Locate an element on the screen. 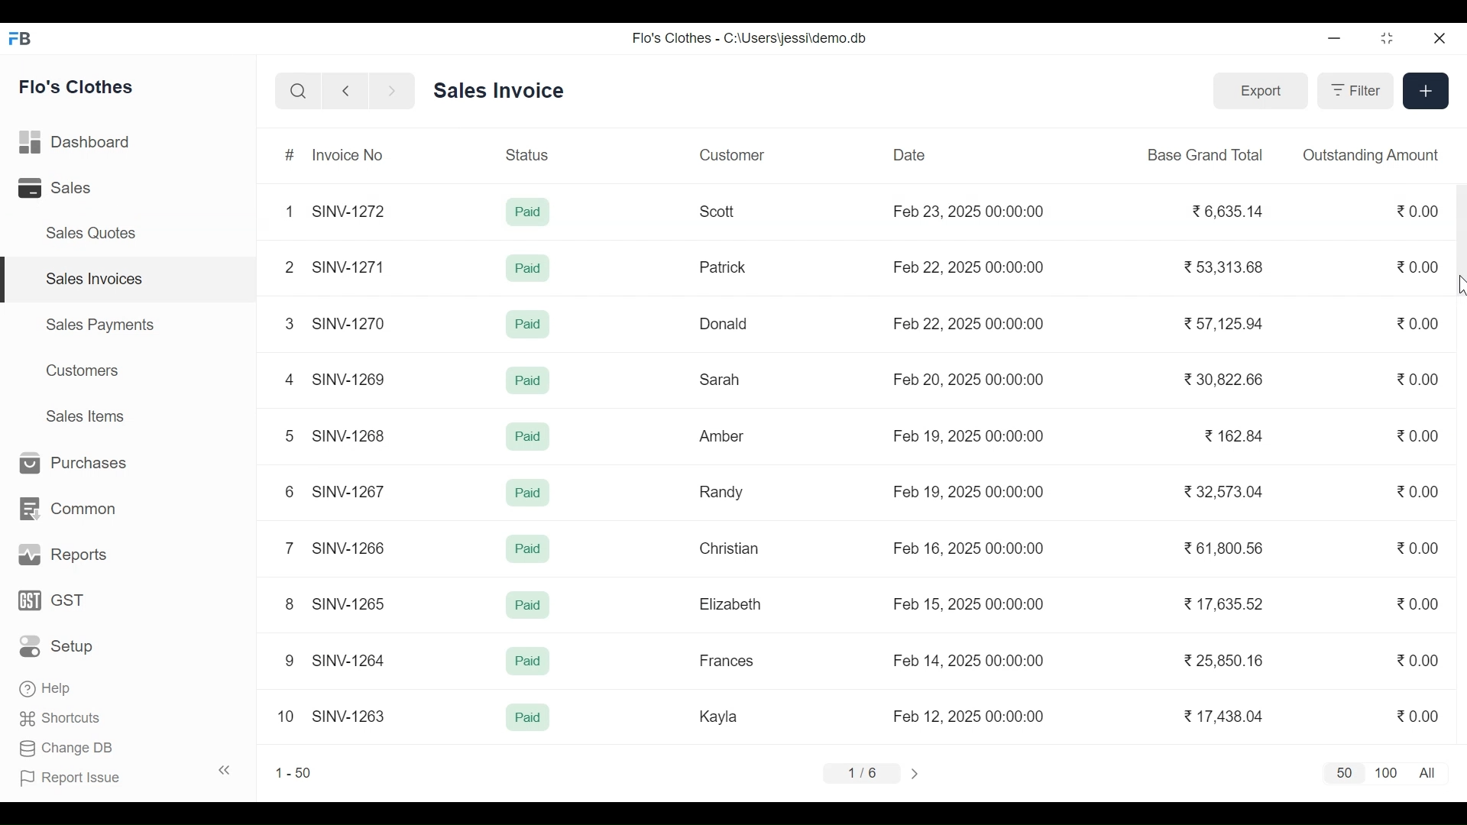 Image resolution: width=1467 pixels, height=825 pixels. 57,125.94 is located at coordinates (1221, 323).